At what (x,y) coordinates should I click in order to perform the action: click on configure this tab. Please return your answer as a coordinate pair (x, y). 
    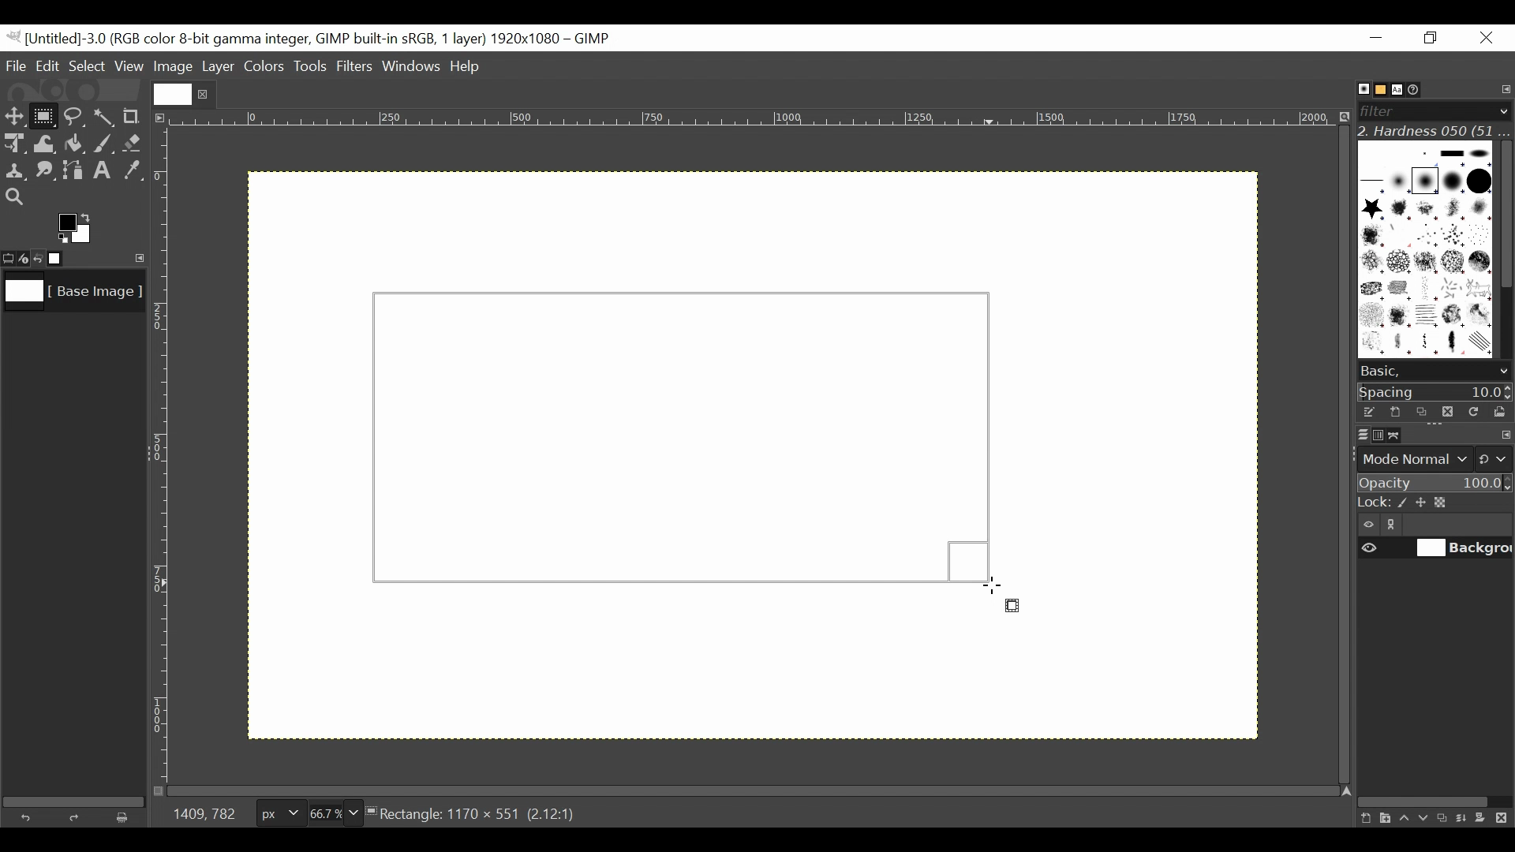
    Looking at the image, I should click on (1506, 436).